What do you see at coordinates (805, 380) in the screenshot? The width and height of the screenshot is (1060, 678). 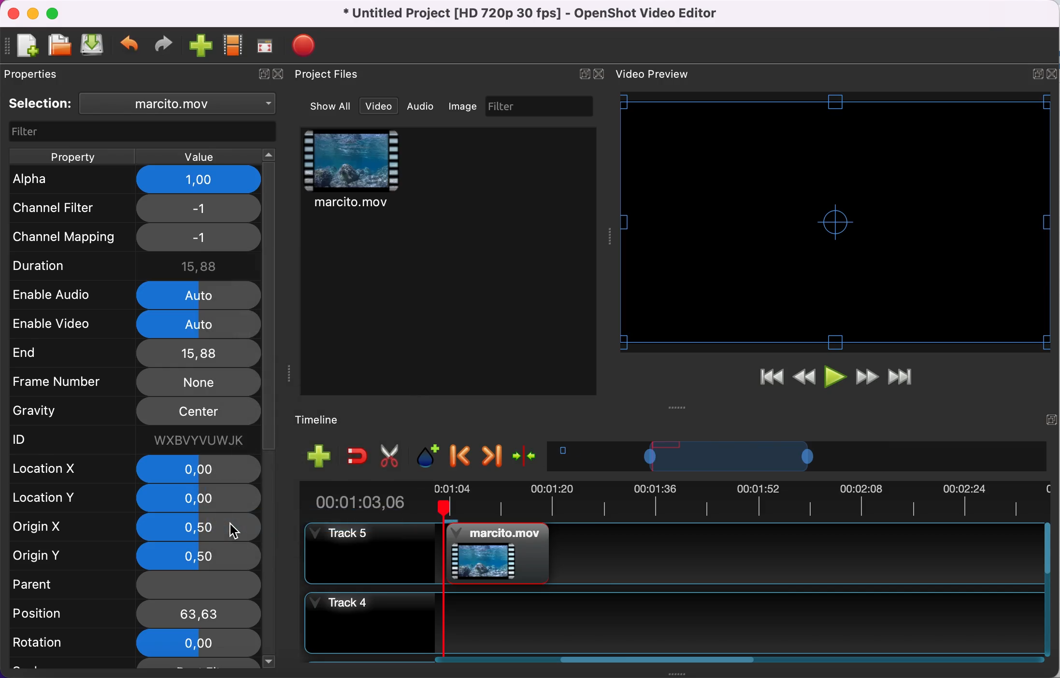 I see `rewind` at bounding box center [805, 380].